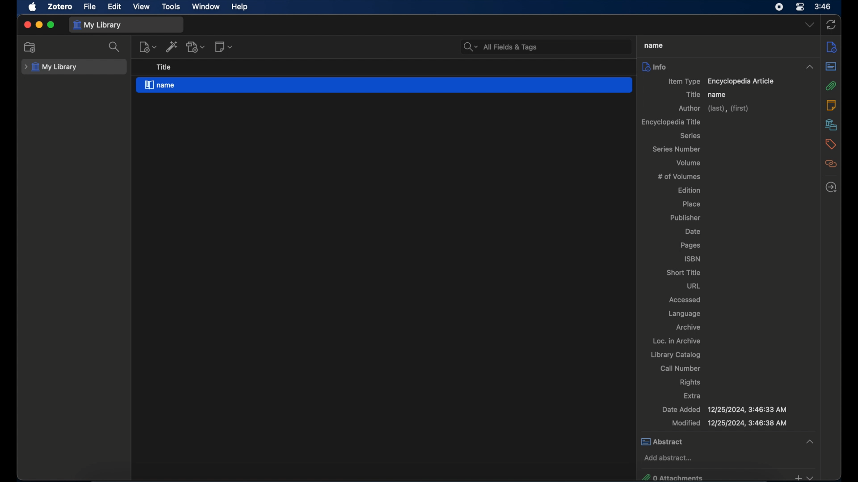 The height and width of the screenshot is (482, 858). I want to click on edition, so click(691, 190).